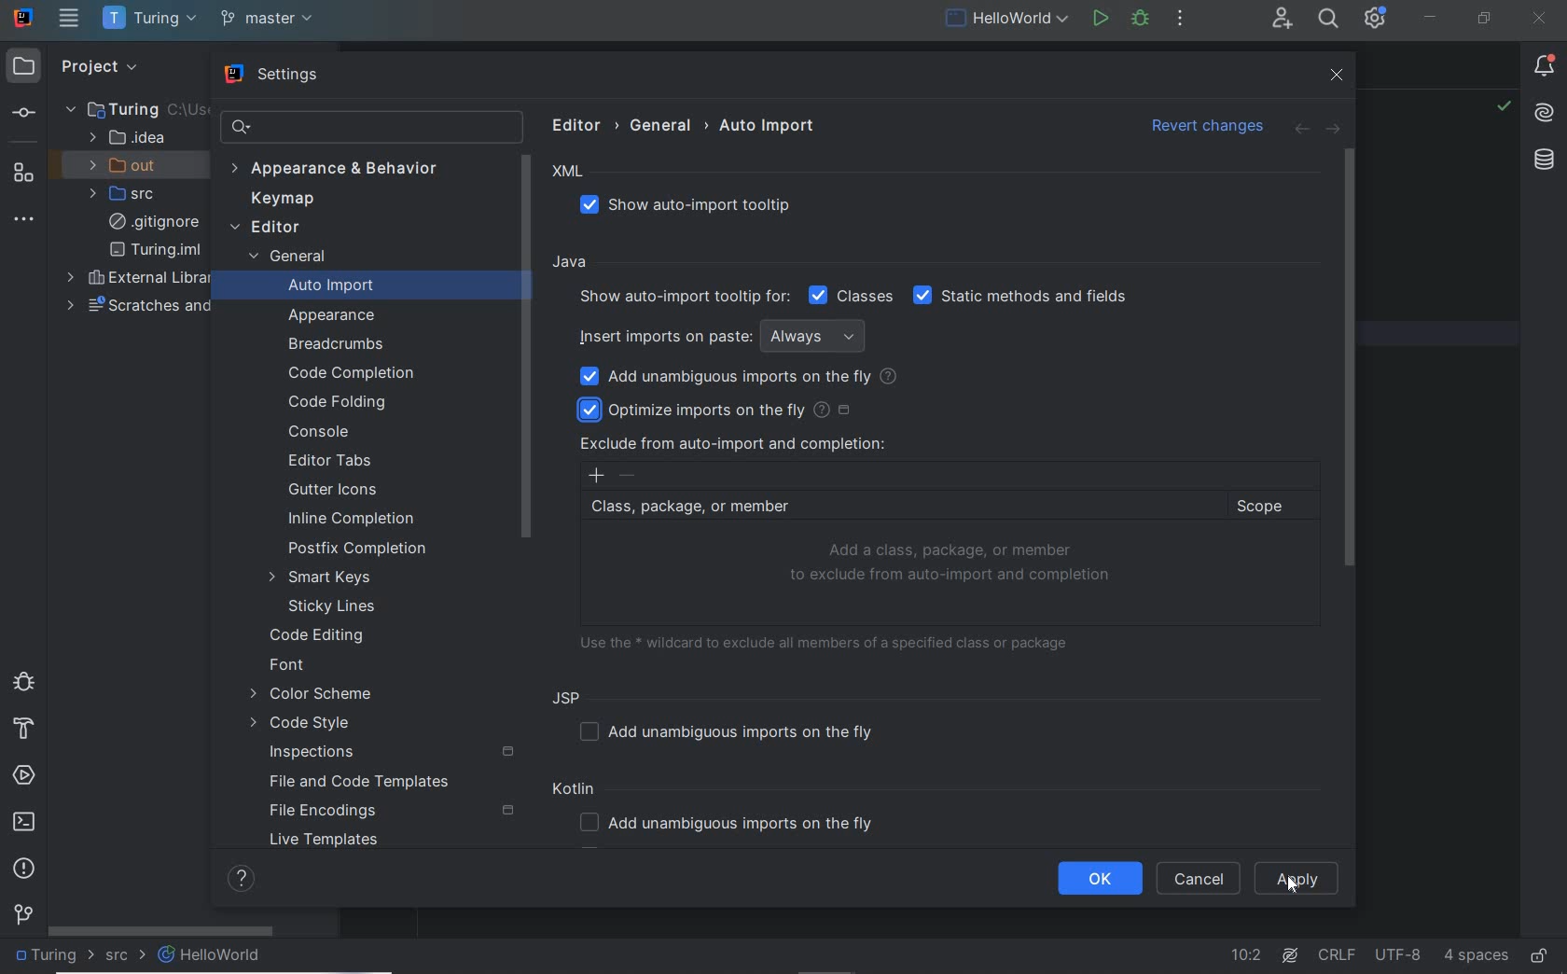  I want to click on GENERAL, so click(285, 258).